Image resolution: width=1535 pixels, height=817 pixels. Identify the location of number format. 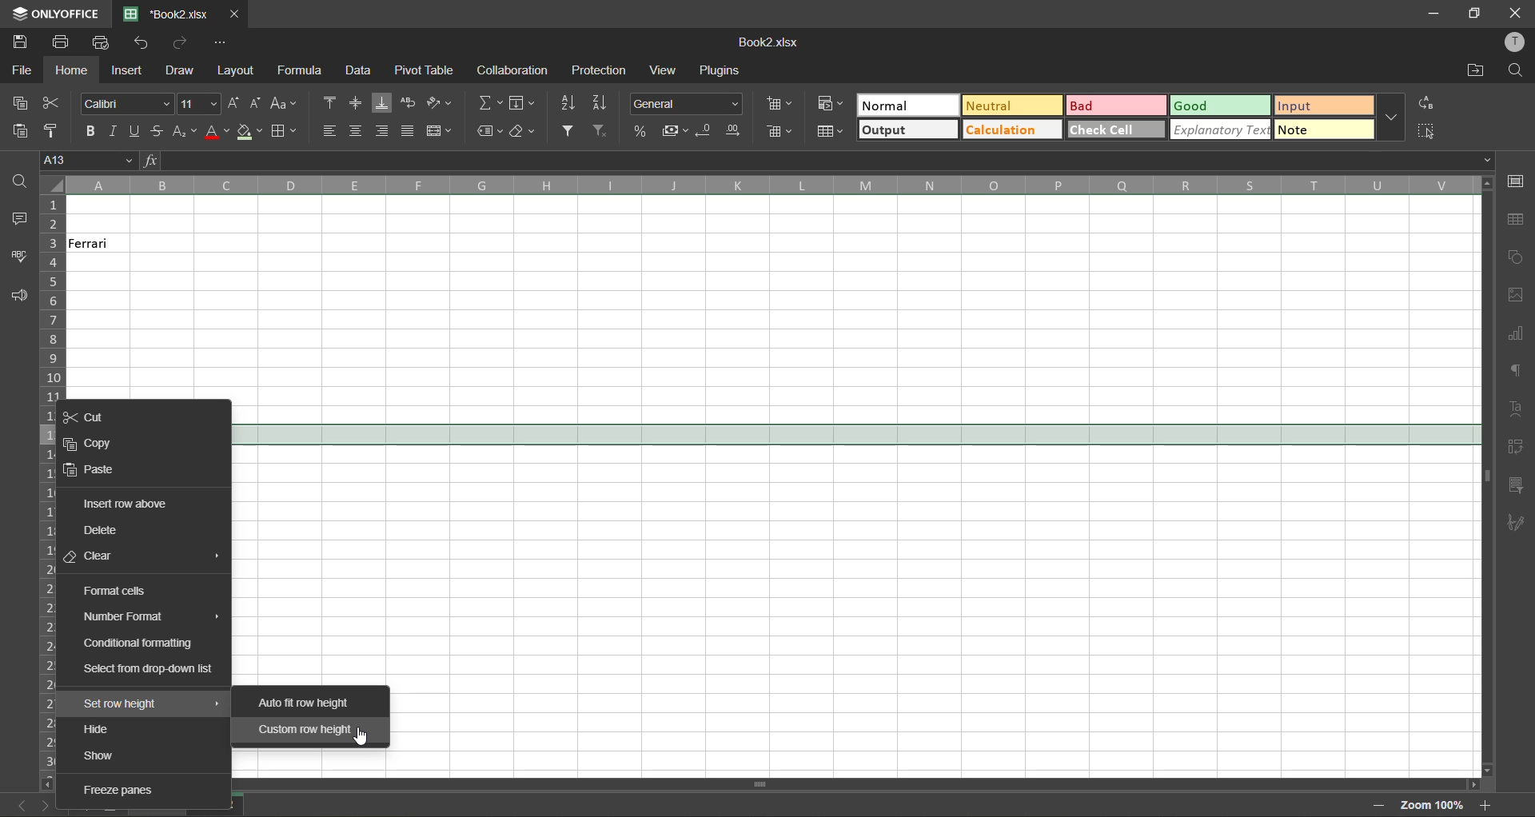
(150, 619).